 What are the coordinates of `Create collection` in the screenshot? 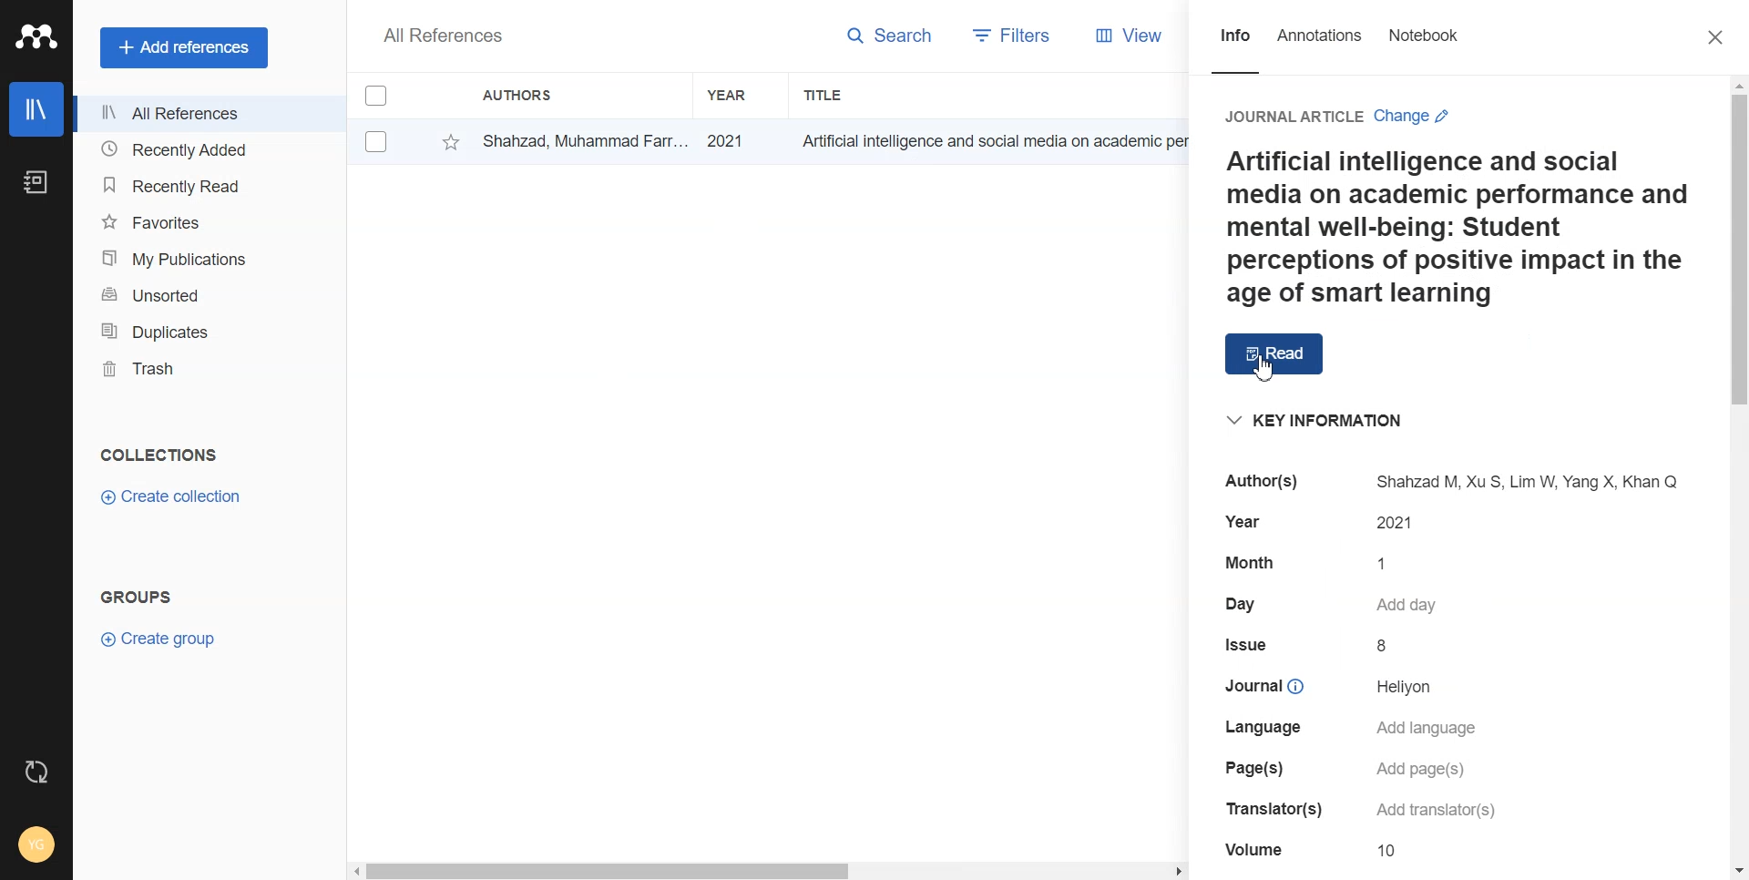 It's located at (172, 496).